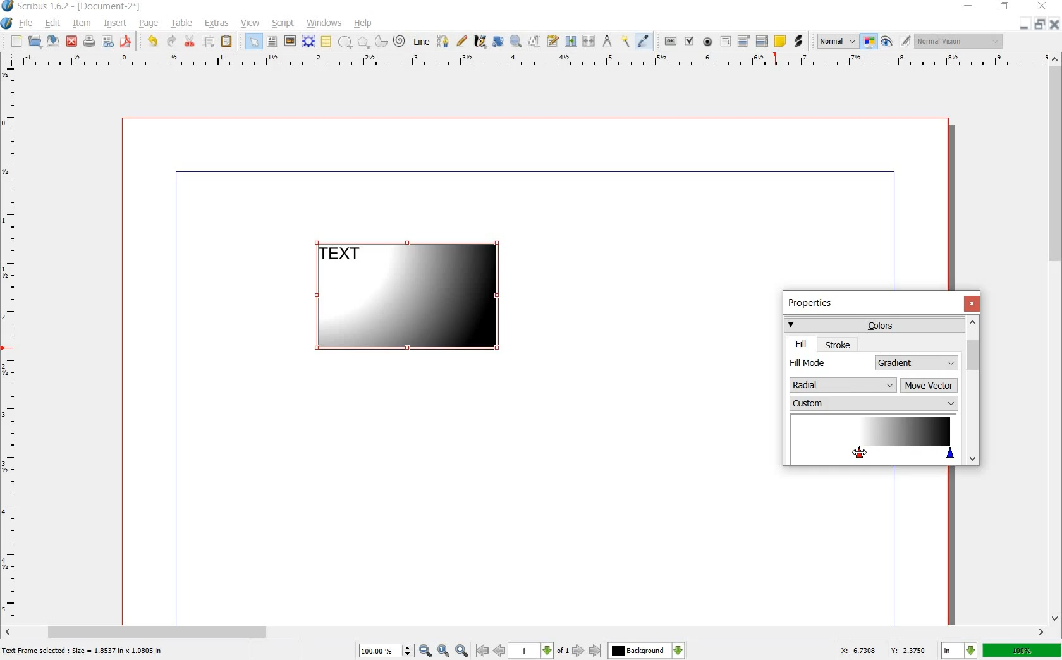 The height and width of the screenshot is (660, 1062). Describe the element at coordinates (28, 23) in the screenshot. I see `file` at that location.